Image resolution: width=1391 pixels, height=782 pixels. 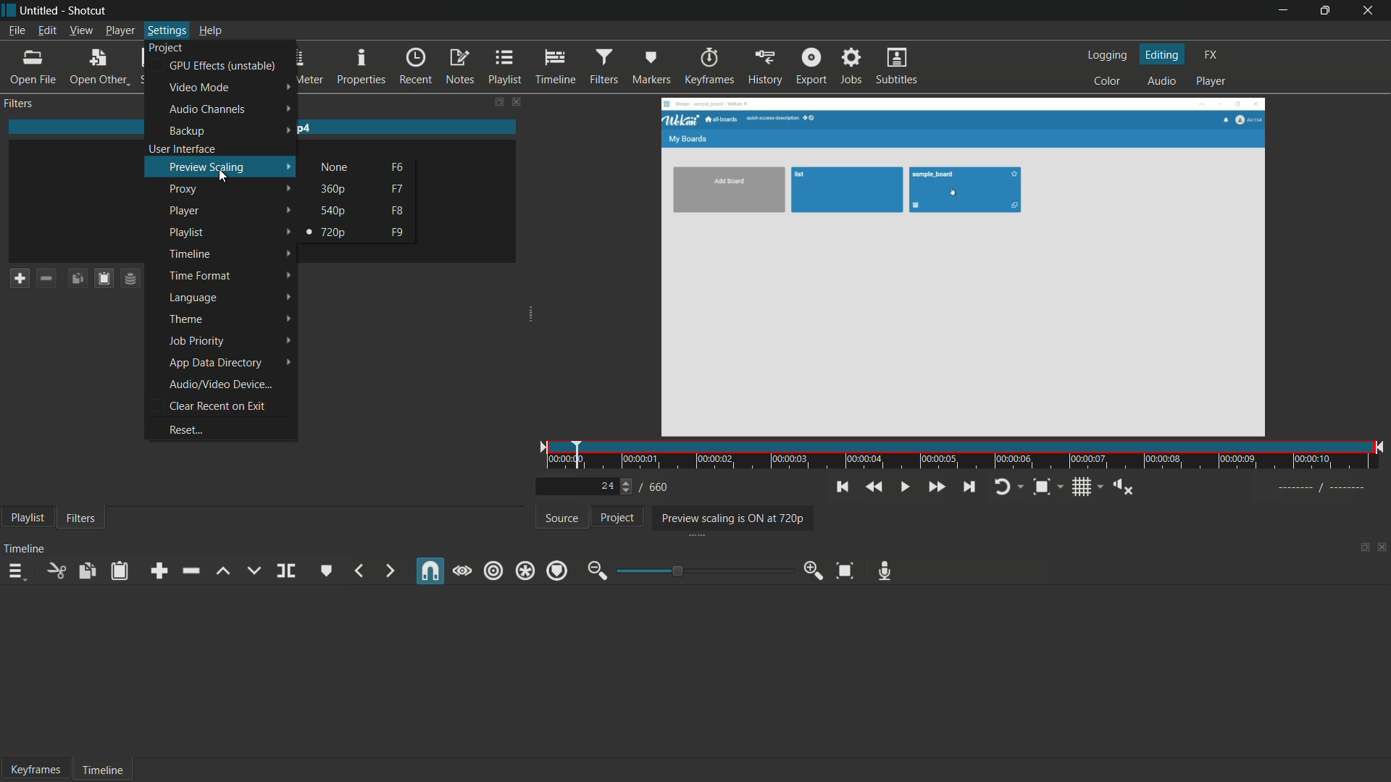 What do you see at coordinates (166, 47) in the screenshot?
I see `project` at bounding box center [166, 47].